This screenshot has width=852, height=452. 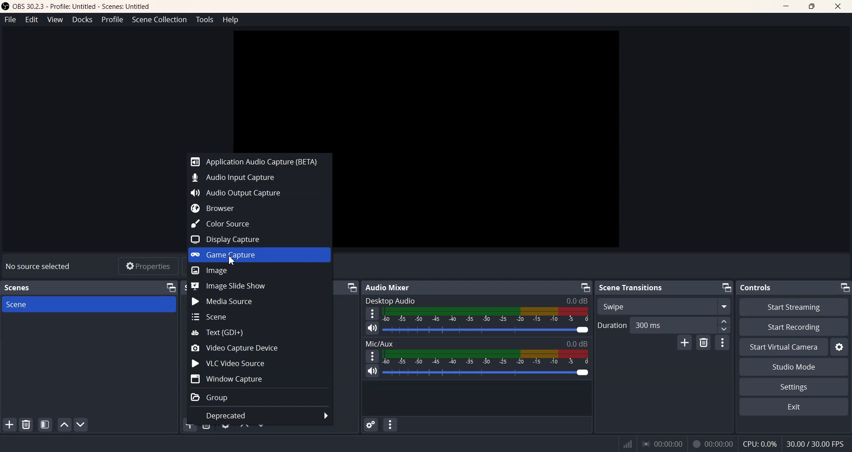 I want to click on Text, so click(x=755, y=287).